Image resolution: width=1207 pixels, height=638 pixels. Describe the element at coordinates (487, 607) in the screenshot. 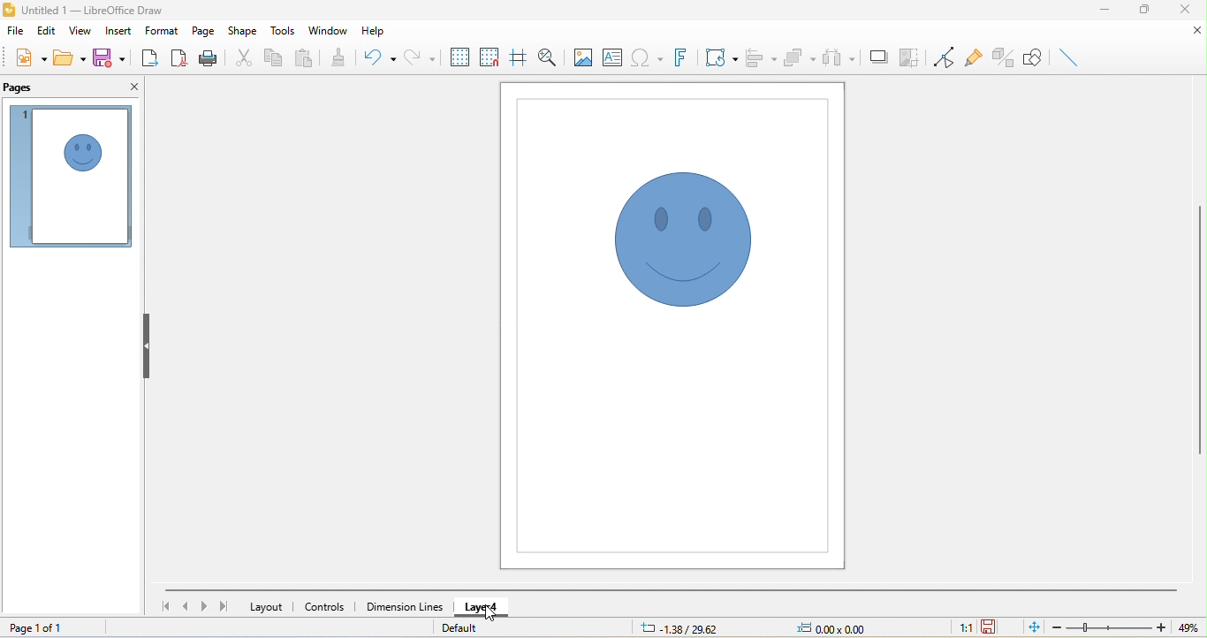

I see `layer 4` at that location.